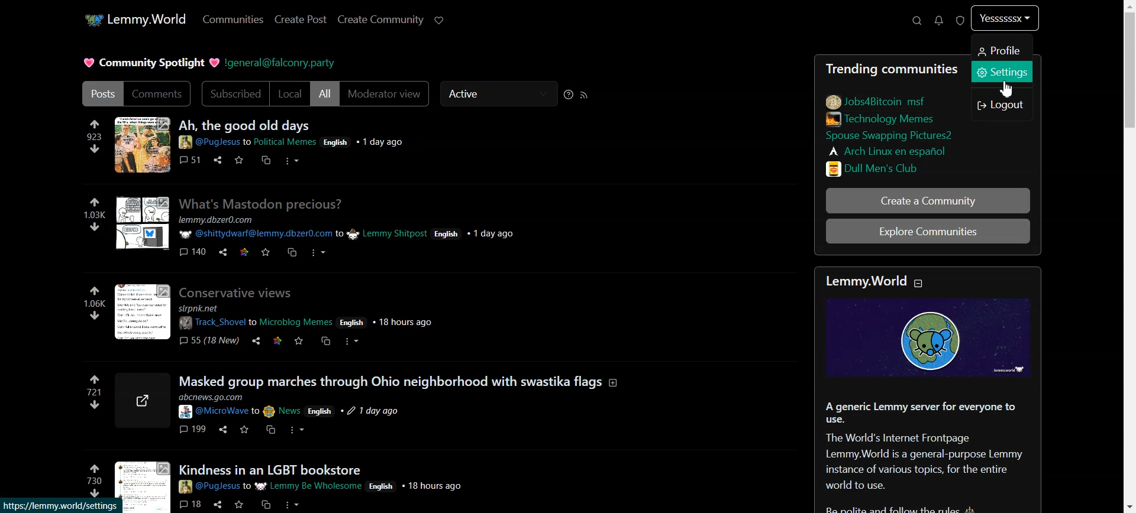 Image resolution: width=1136 pixels, height=513 pixels. What do you see at coordinates (264, 204) in the screenshot?
I see `` at bounding box center [264, 204].